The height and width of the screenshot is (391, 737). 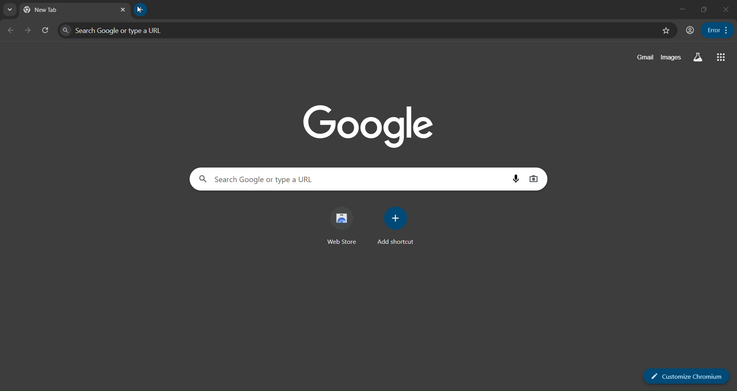 What do you see at coordinates (699, 58) in the screenshot?
I see `google lab` at bounding box center [699, 58].